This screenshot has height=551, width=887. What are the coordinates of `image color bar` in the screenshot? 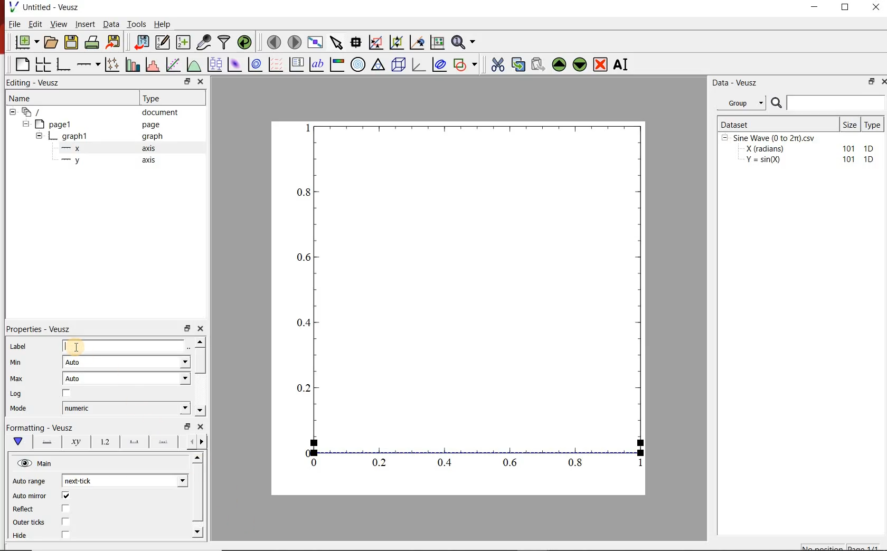 It's located at (337, 64).